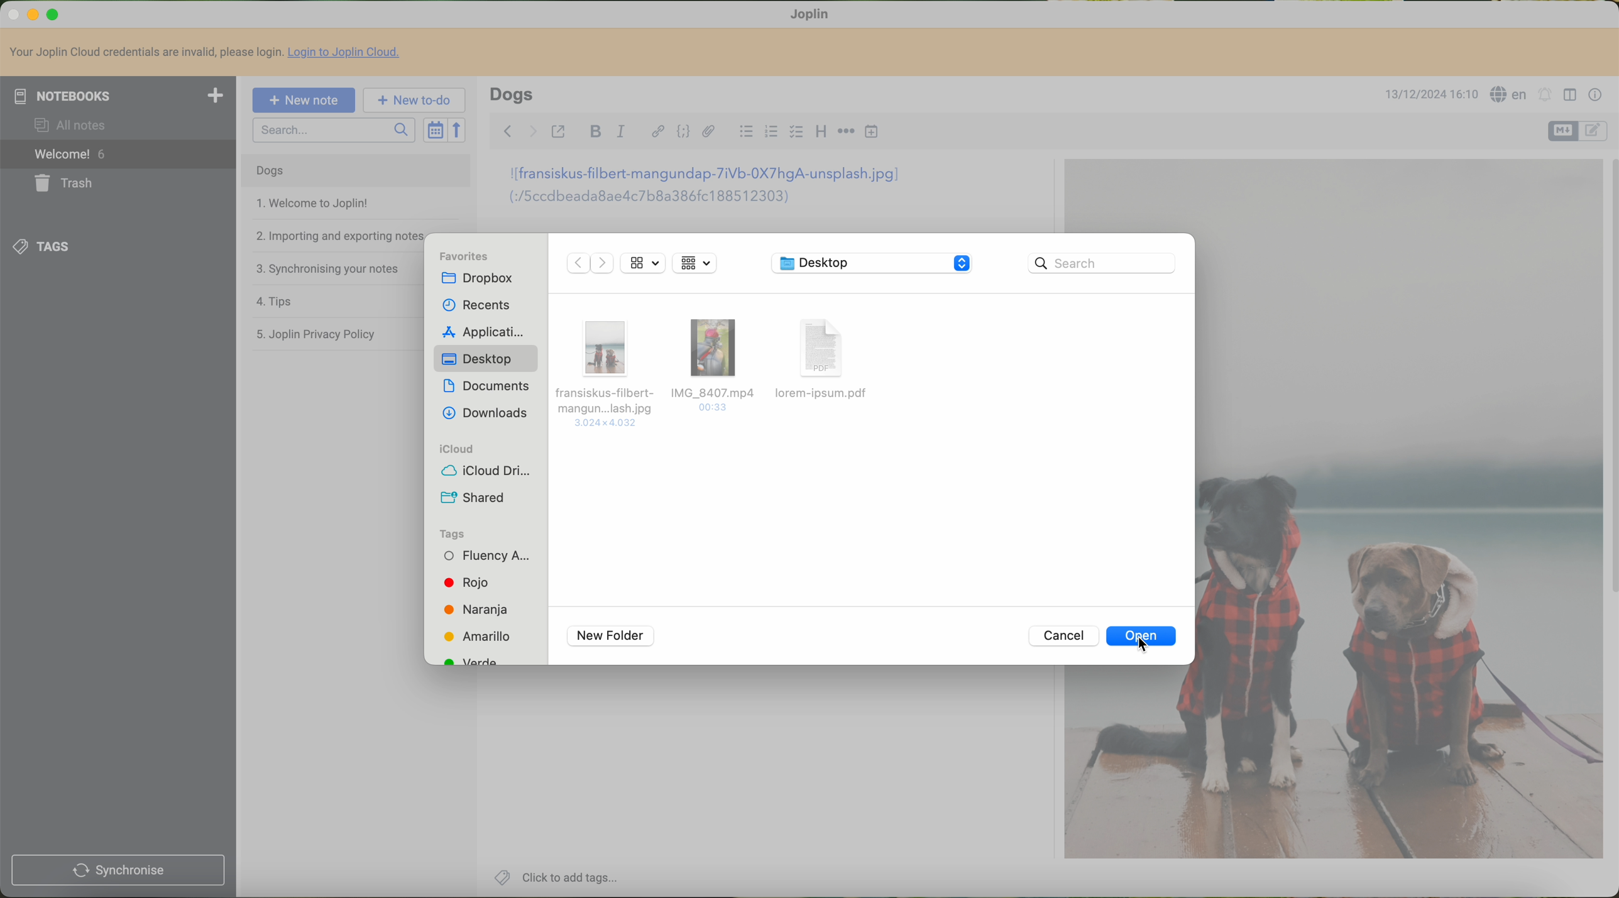 Image resolution: width=1619 pixels, height=898 pixels. I want to click on icloud, so click(458, 449).